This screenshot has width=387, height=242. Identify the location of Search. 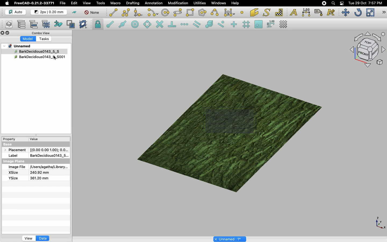
(333, 3).